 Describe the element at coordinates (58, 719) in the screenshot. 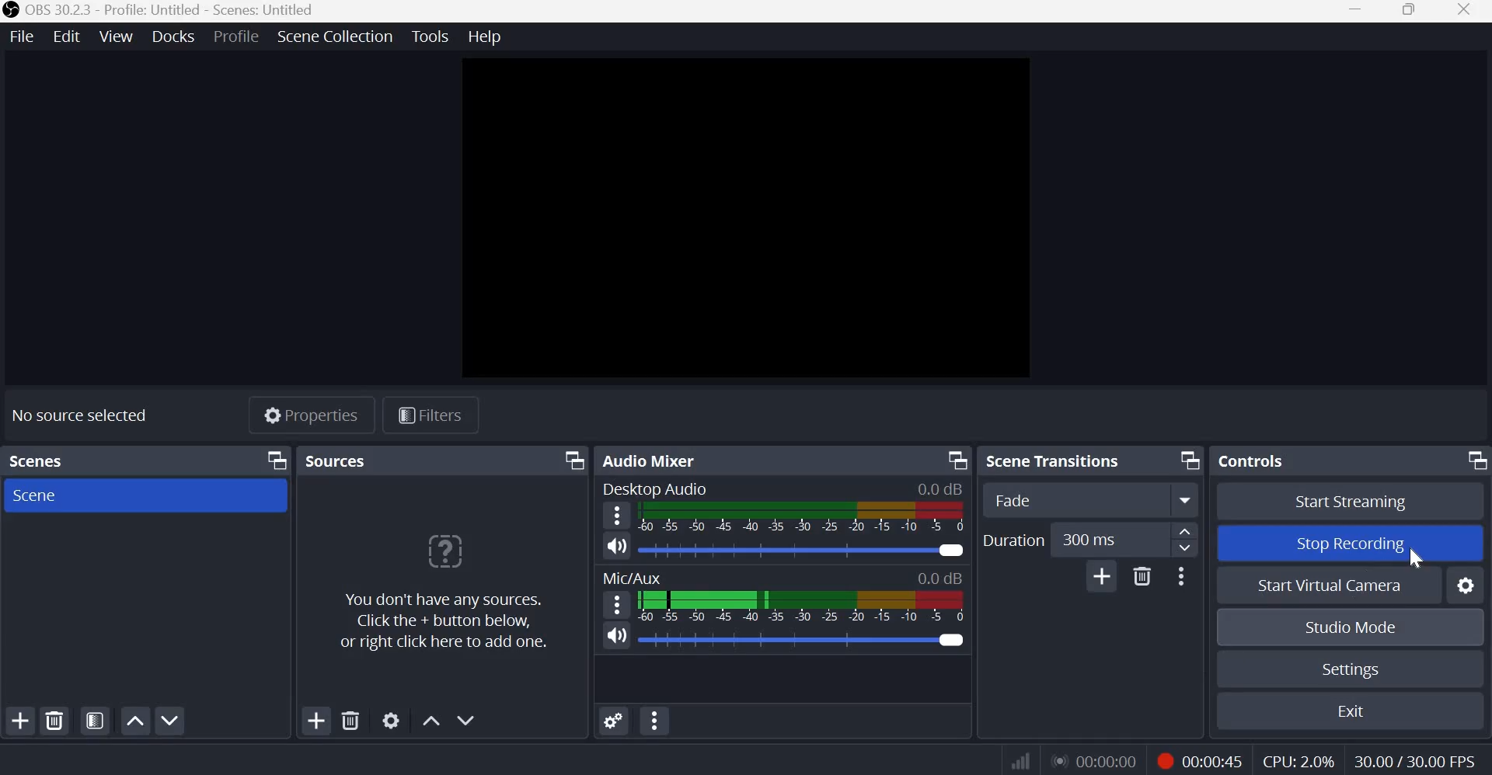

I see `Remove selected scene` at that location.